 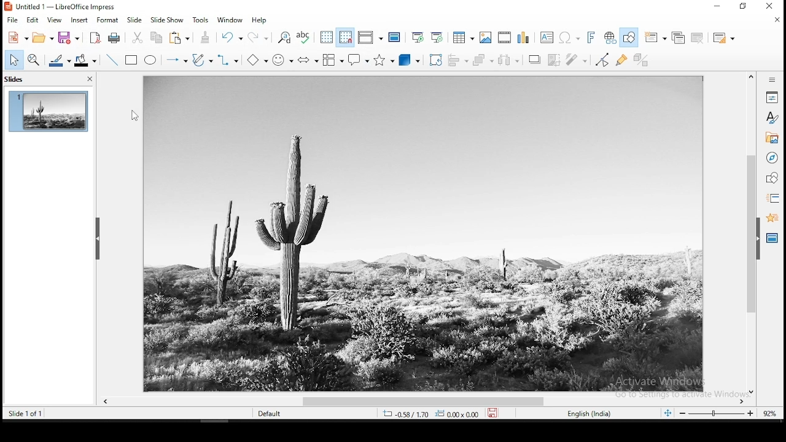 I want to click on close, so click(x=87, y=80).